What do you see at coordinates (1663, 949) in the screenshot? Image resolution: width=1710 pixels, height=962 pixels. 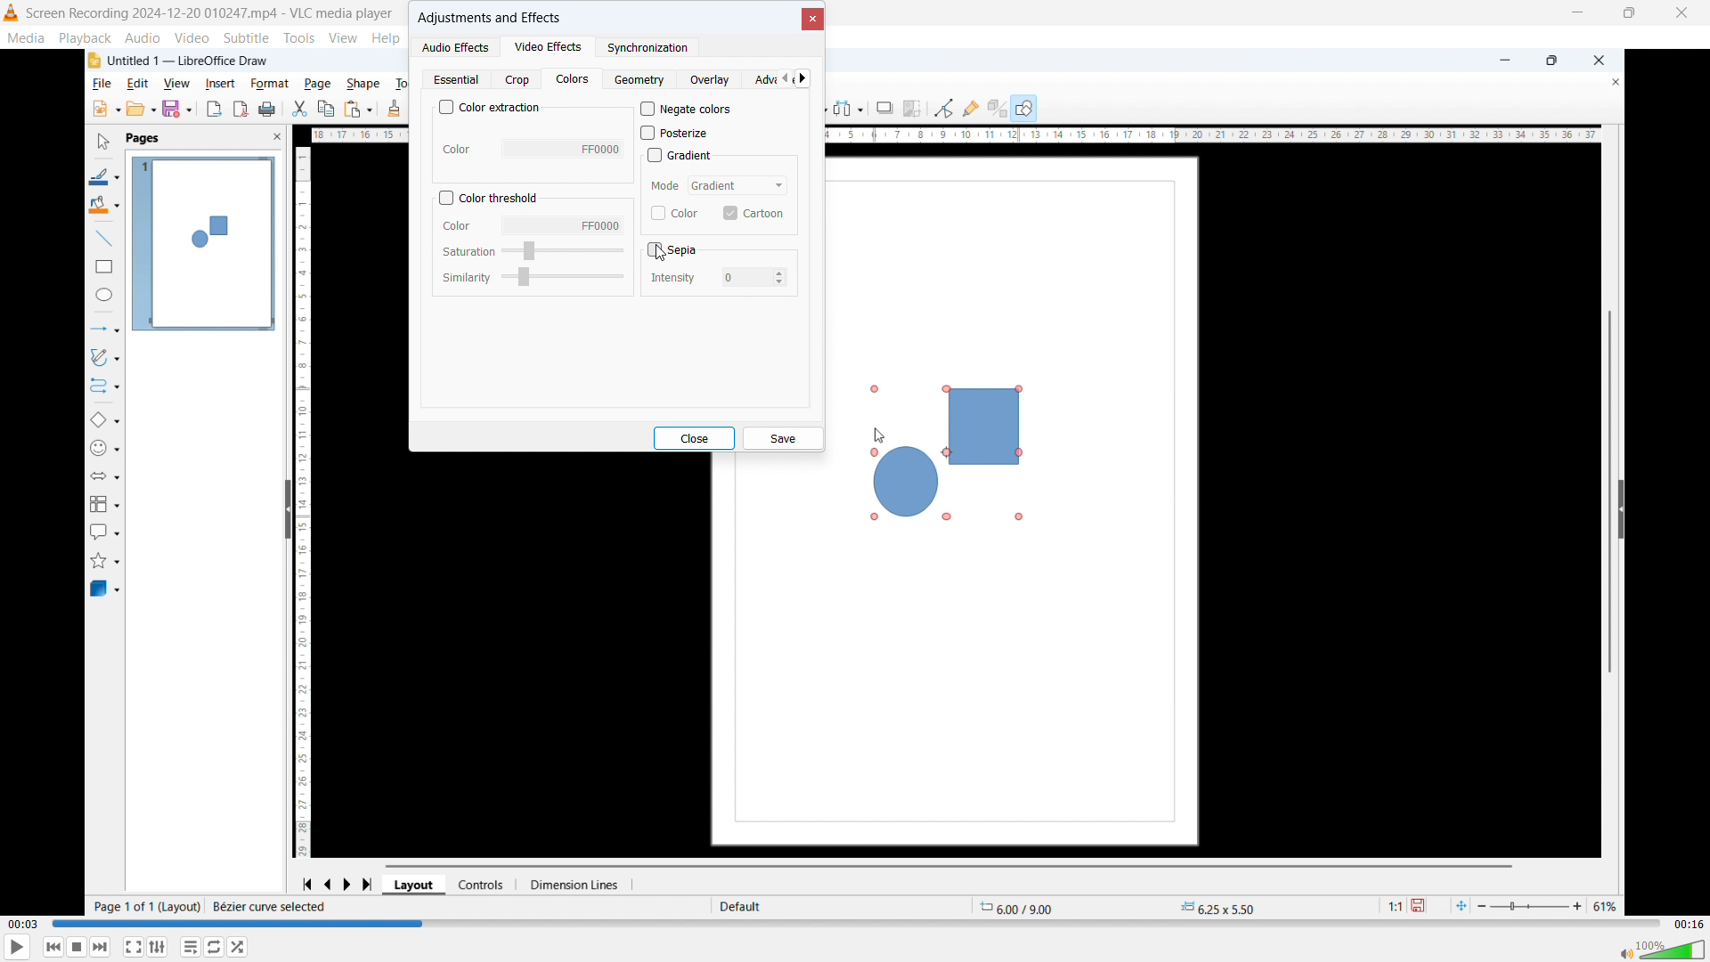 I see `volume bar ` at bounding box center [1663, 949].